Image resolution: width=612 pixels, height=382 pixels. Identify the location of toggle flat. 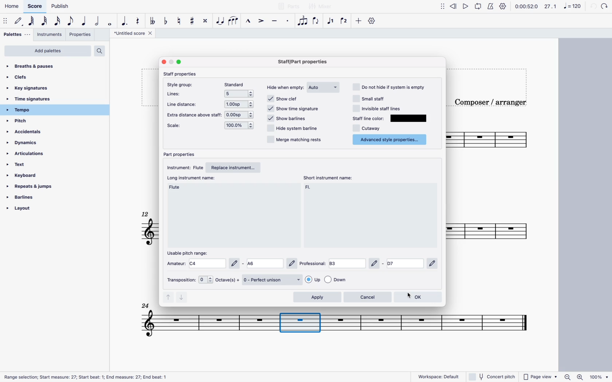
(167, 21).